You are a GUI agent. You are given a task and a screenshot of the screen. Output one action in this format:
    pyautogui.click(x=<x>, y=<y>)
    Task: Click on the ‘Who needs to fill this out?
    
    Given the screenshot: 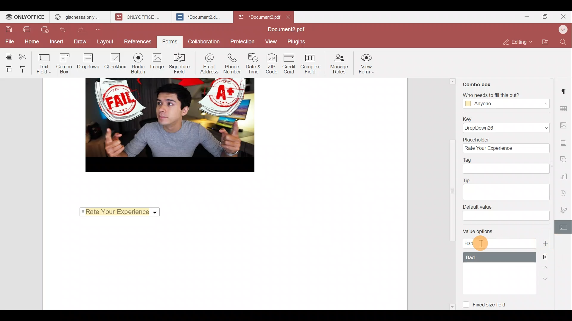 What is the action you would take?
    pyautogui.click(x=503, y=100)
    